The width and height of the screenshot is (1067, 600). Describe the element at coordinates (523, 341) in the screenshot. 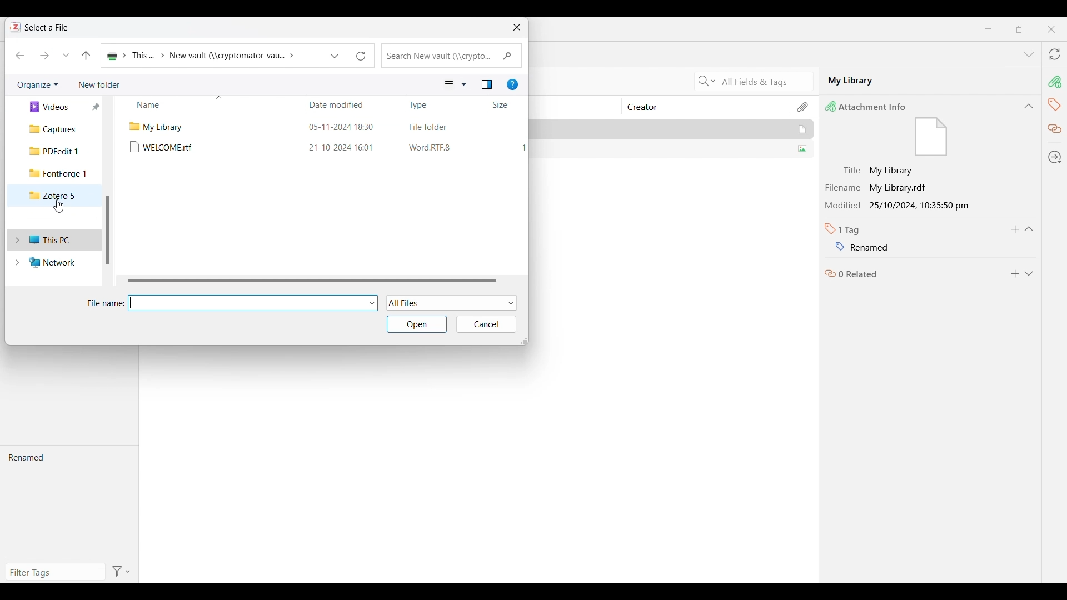

I see `Change dimension of window` at that location.